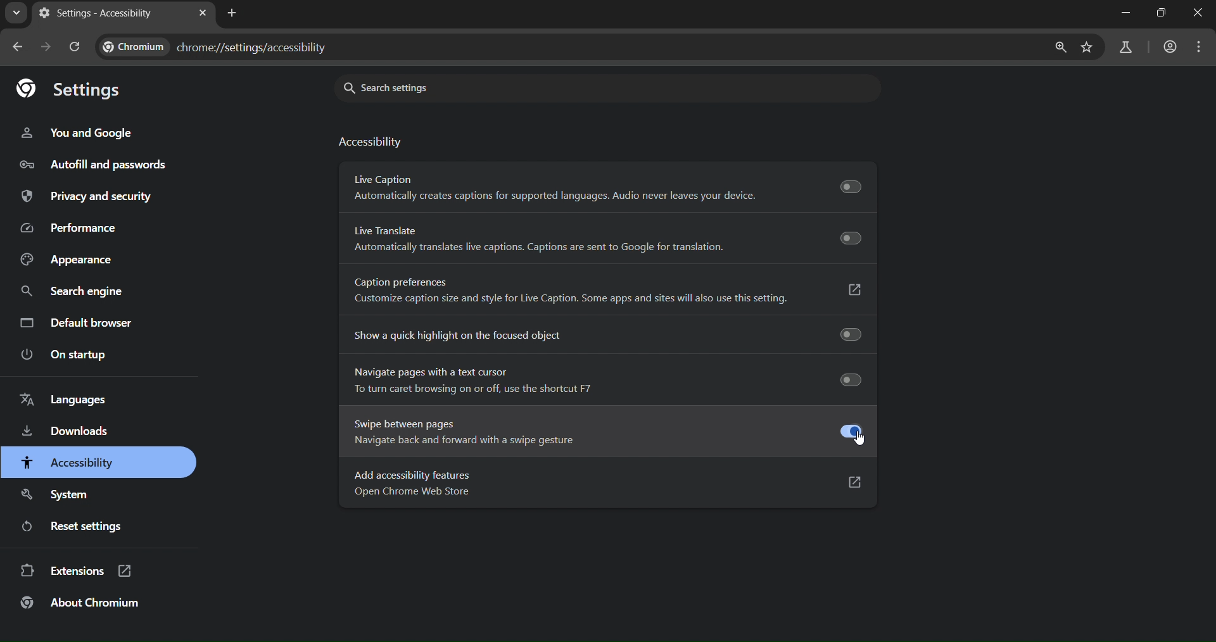  I want to click on account, so click(1168, 47).